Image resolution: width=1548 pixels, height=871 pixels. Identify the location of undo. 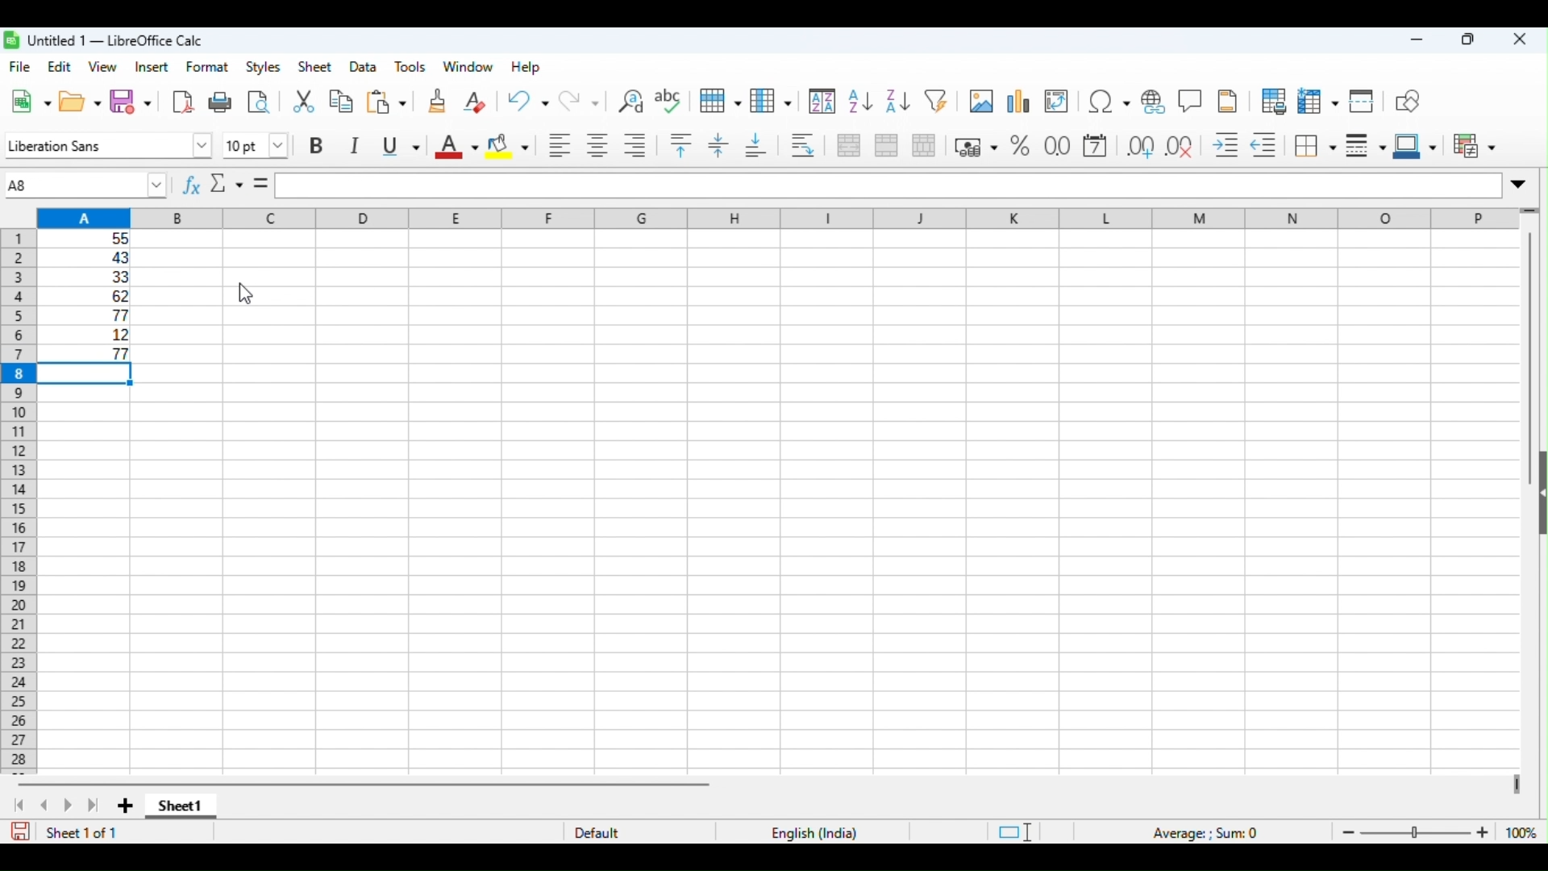
(528, 102).